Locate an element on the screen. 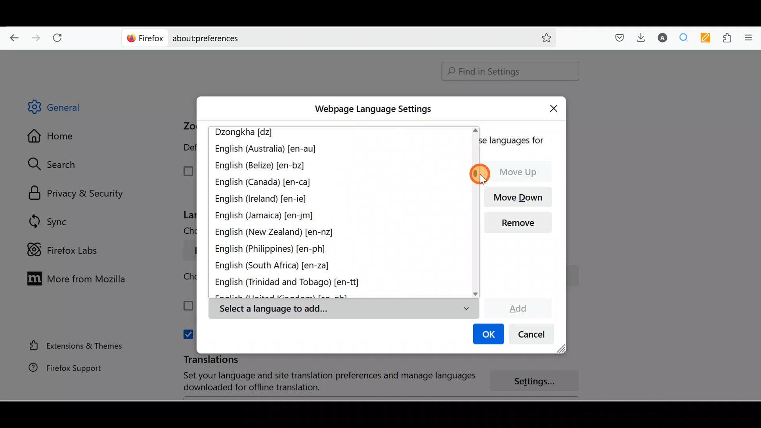  Privacy & security is located at coordinates (80, 194).